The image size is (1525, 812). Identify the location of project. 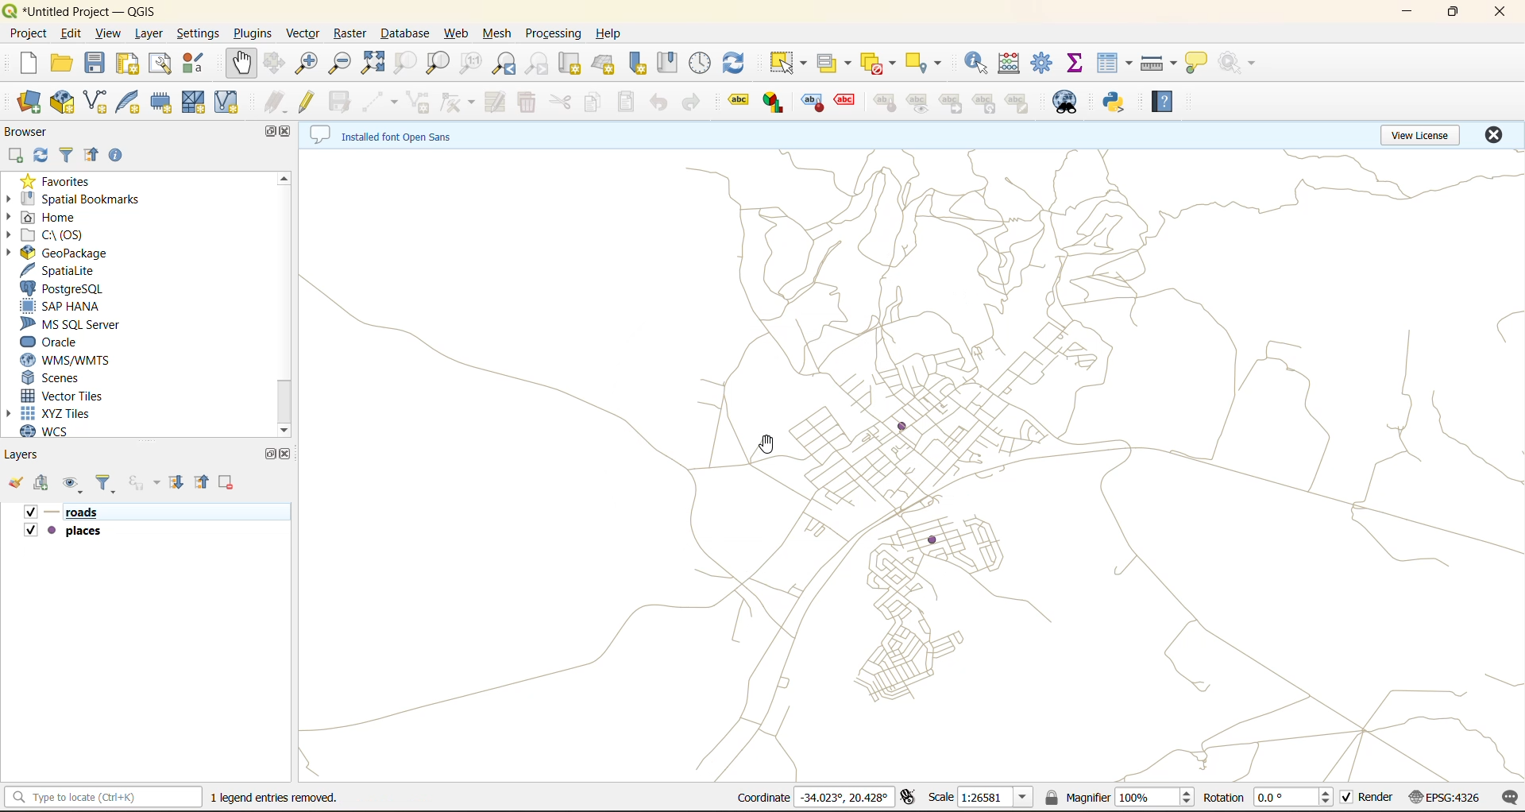
(27, 33).